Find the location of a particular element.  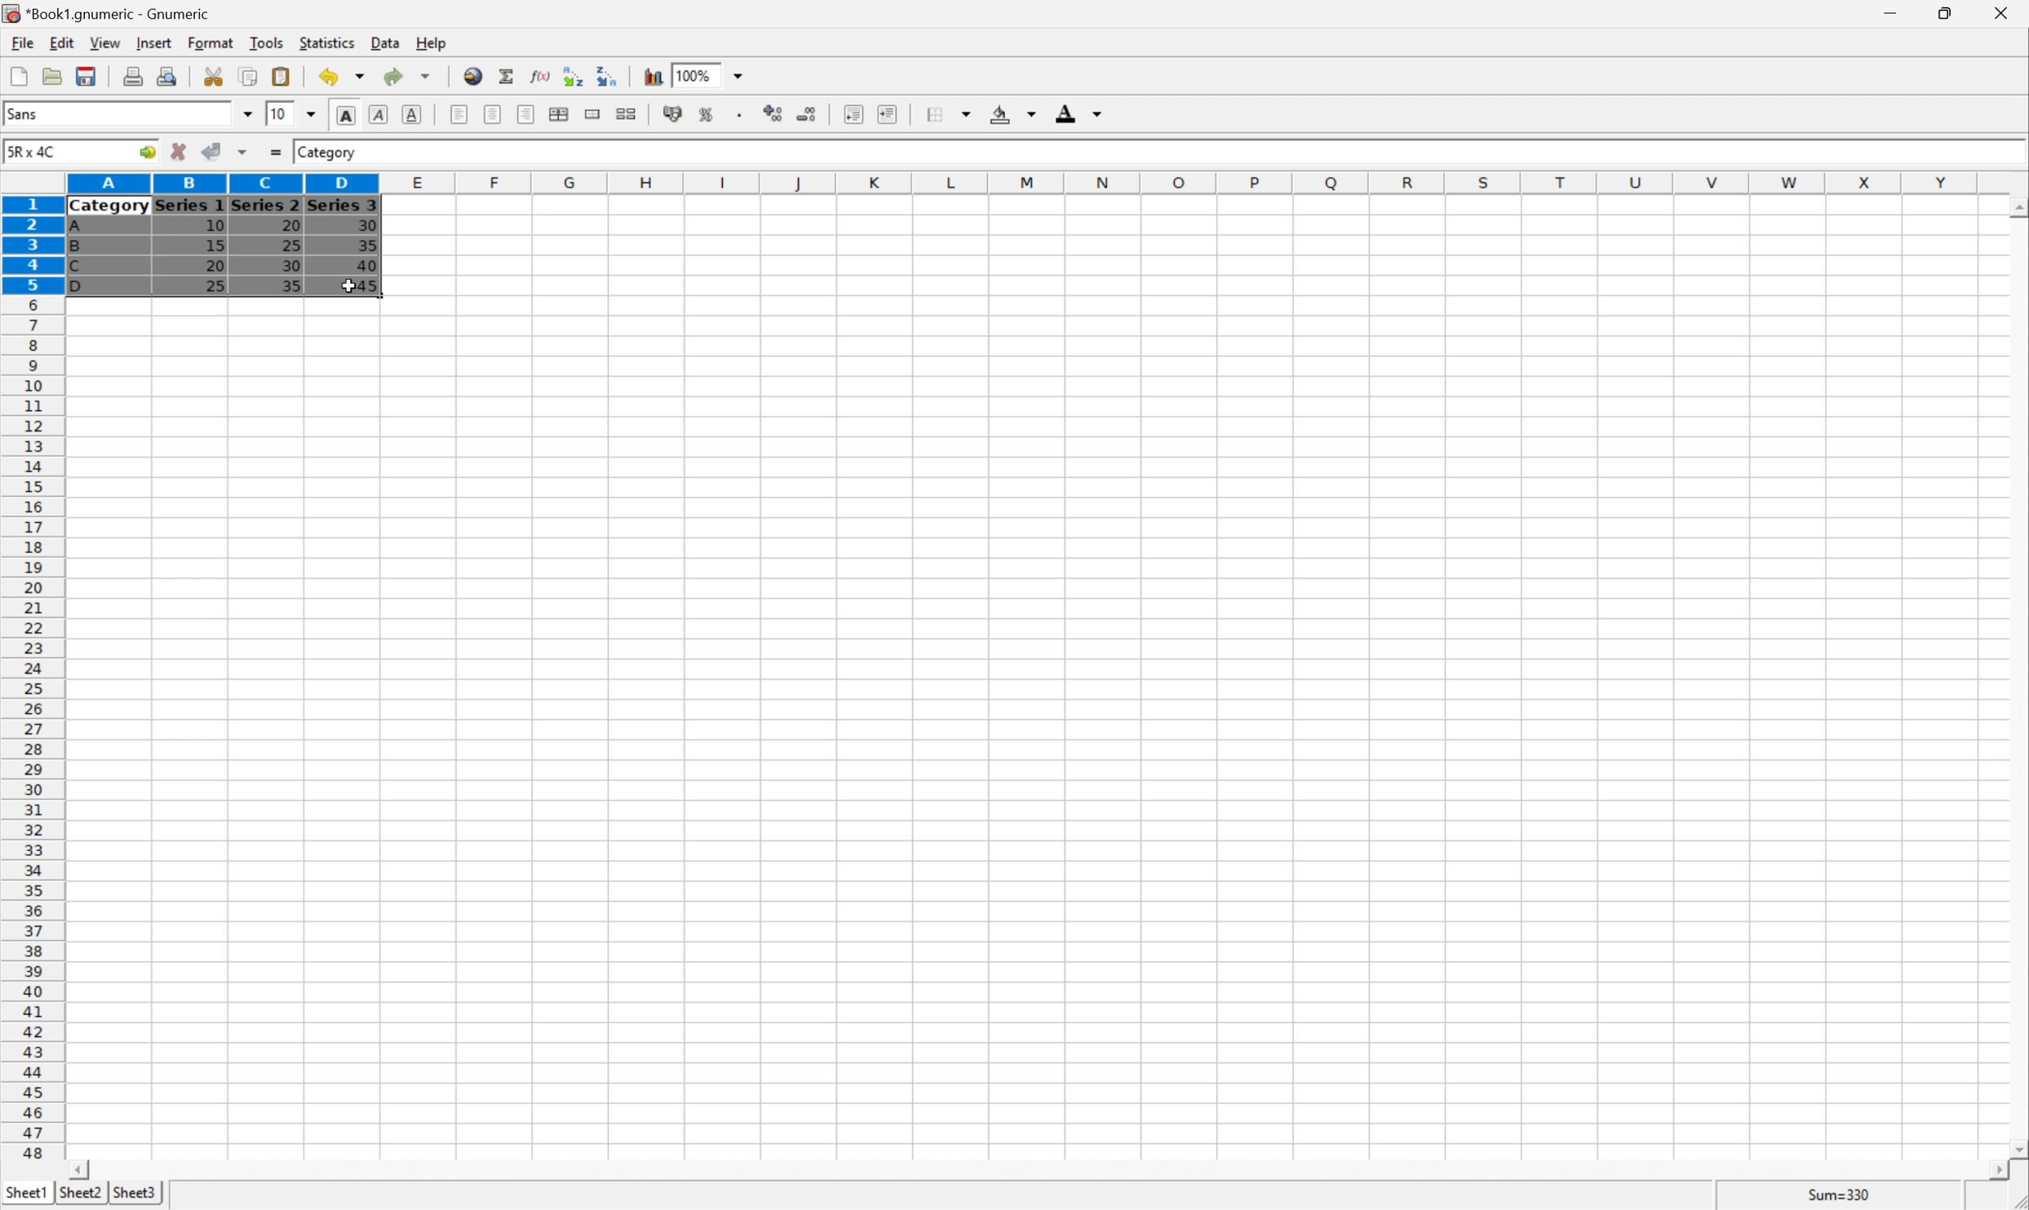

Restore Down is located at coordinates (1937, 13).